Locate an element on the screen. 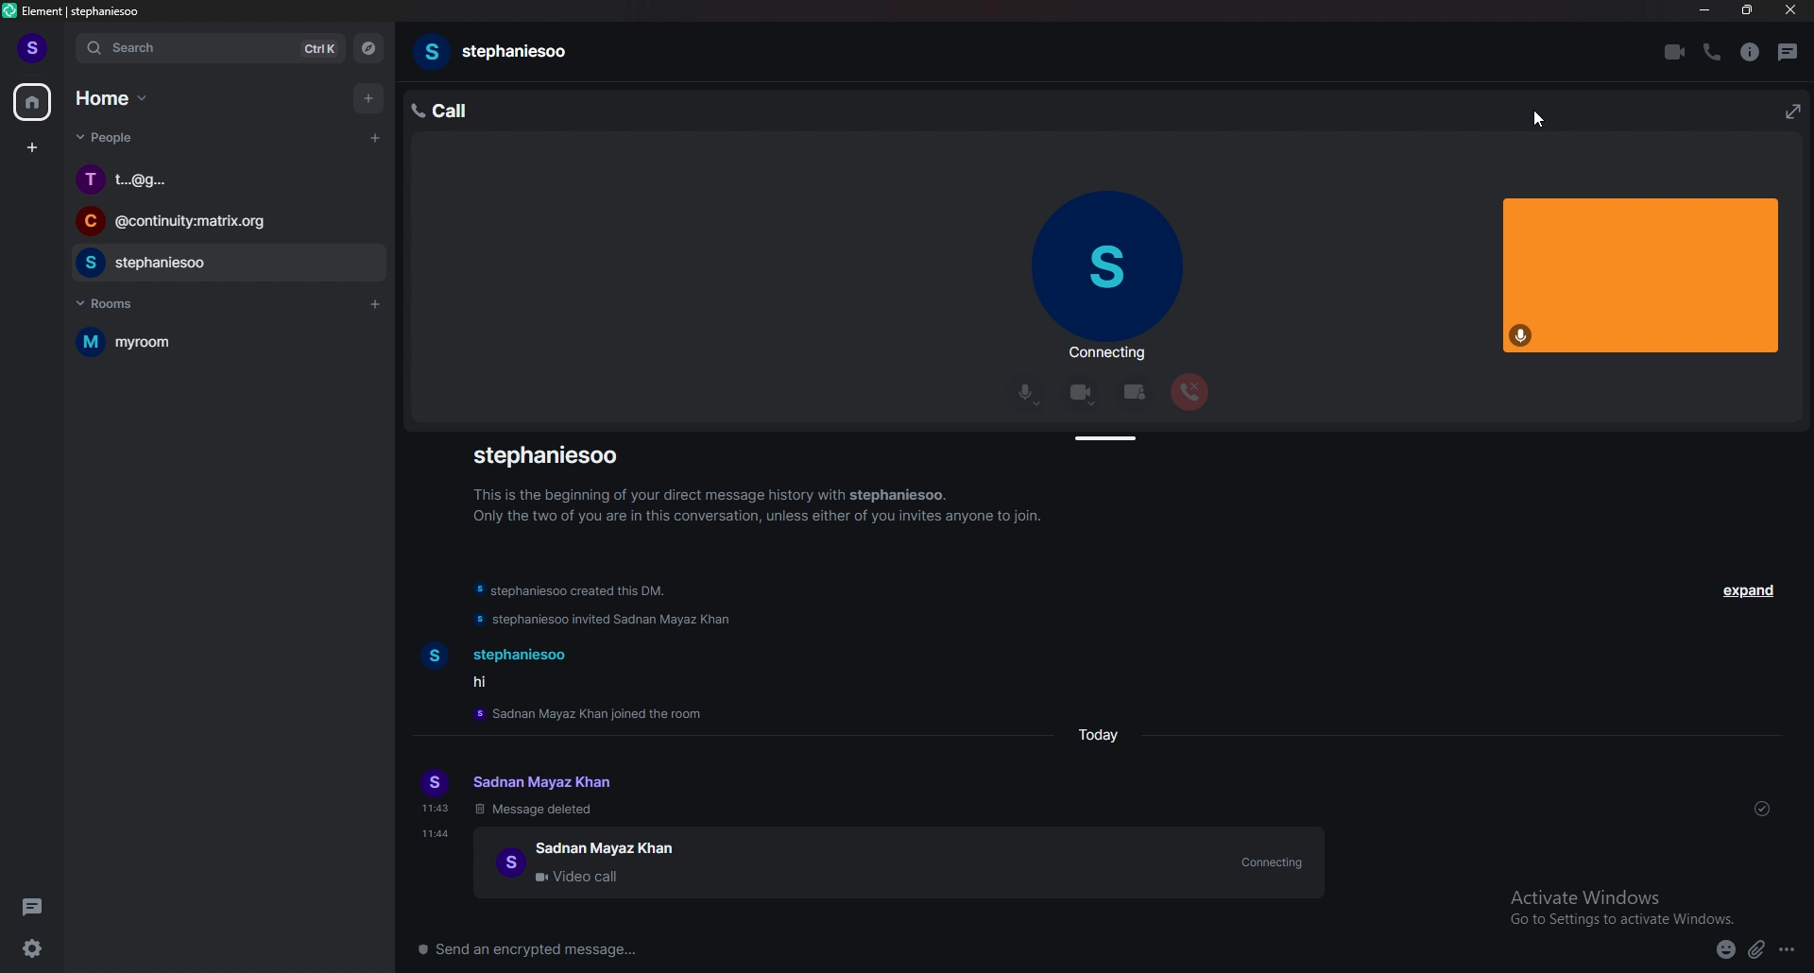 The width and height of the screenshot is (1814, 973). start chat is located at coordinates (375, 137).